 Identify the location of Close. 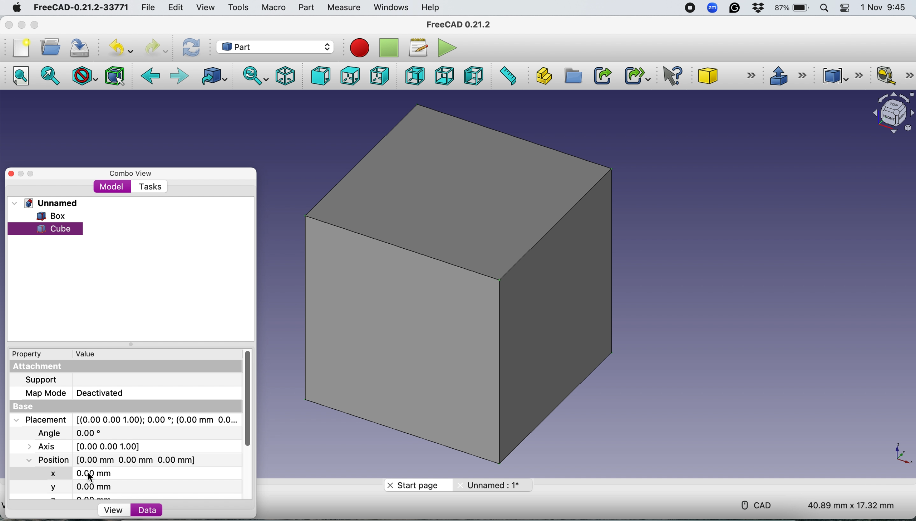
(9, 25).